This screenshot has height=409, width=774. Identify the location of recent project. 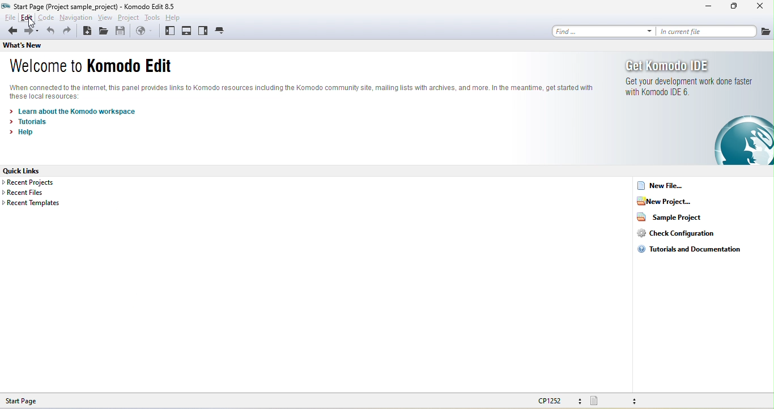
(36, 182).